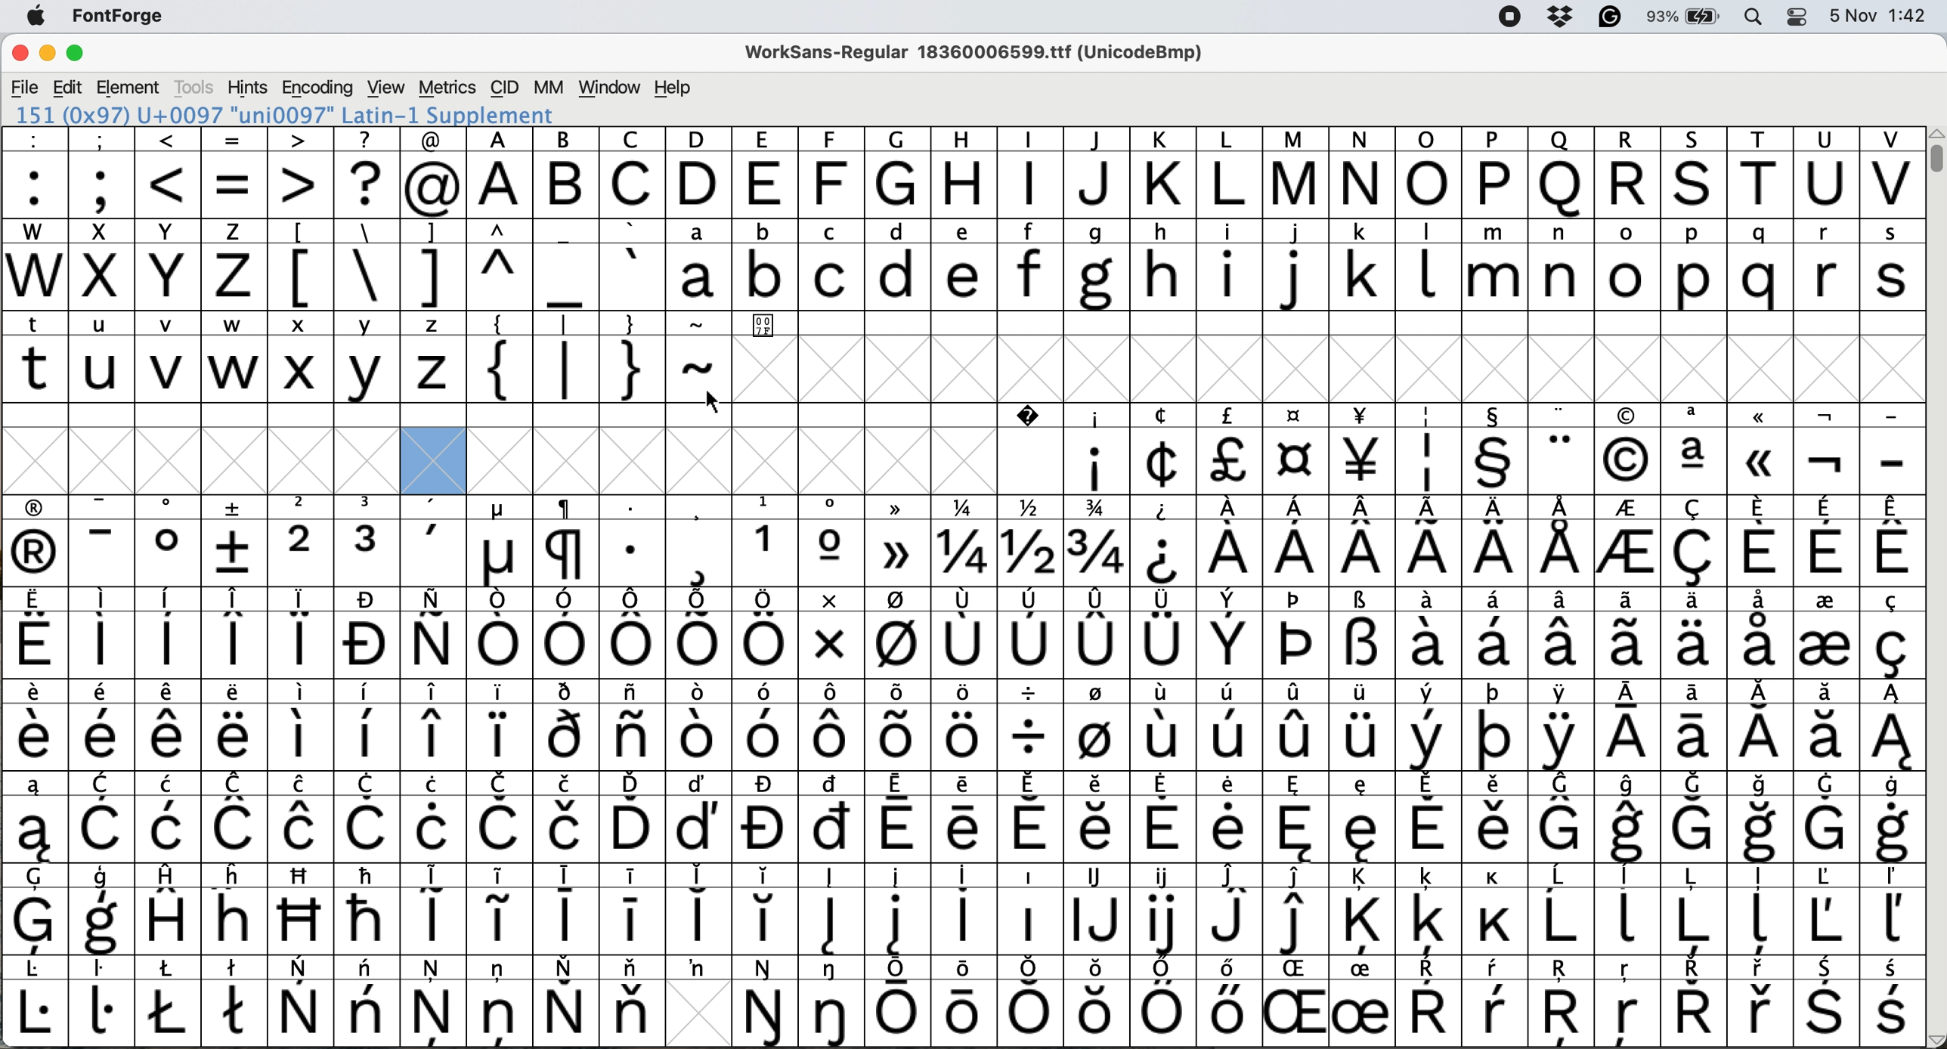 This screenshot has height=1049, width=1947. Describe the element at coordinates (1627, 727) in the screenshot. I see `symbol` at that location.